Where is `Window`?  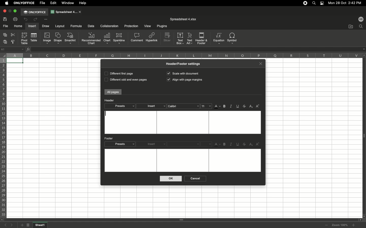 Window is located at coordinates (69, 3).